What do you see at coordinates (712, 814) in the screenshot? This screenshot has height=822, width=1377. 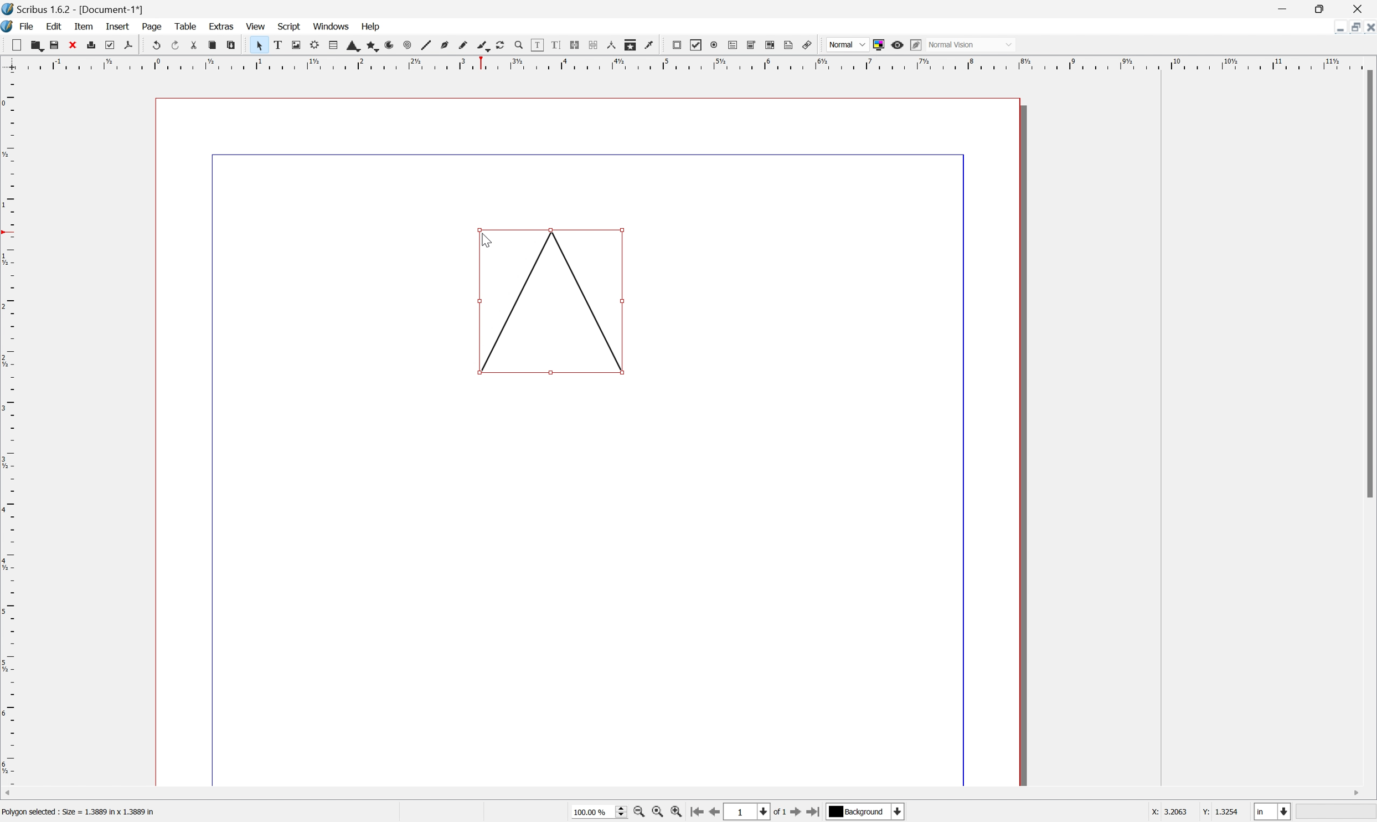 I see `Go to previous page` at bounding box center [712, 814].